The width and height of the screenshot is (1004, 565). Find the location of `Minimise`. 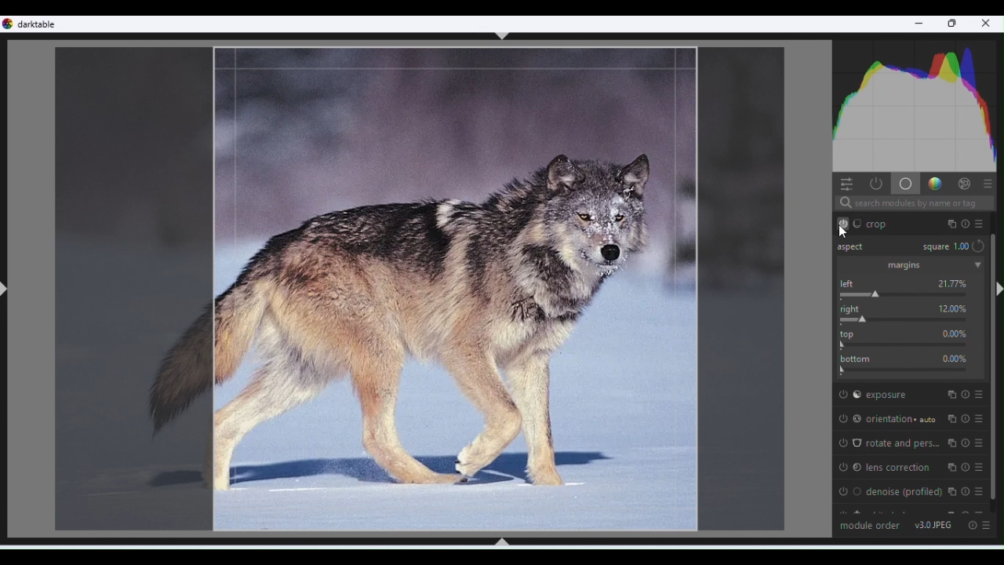

Minimise is located at coordinates (919, 26).